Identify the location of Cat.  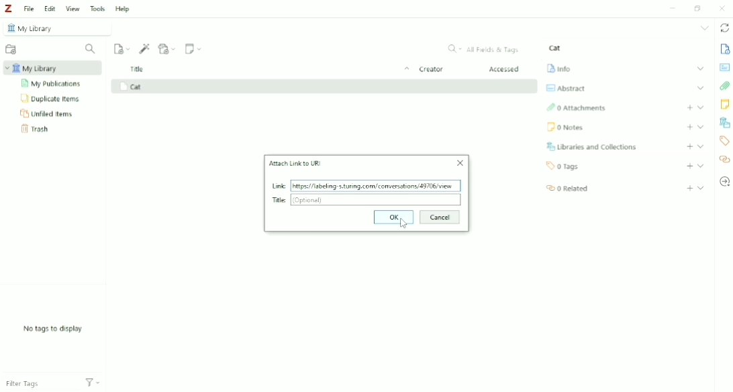
(131, 87).